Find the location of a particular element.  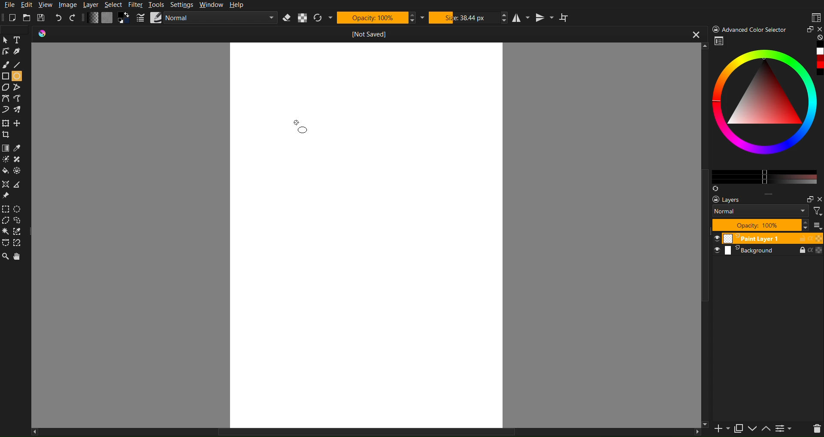

Color Tools is located at coordinates (6, 147).